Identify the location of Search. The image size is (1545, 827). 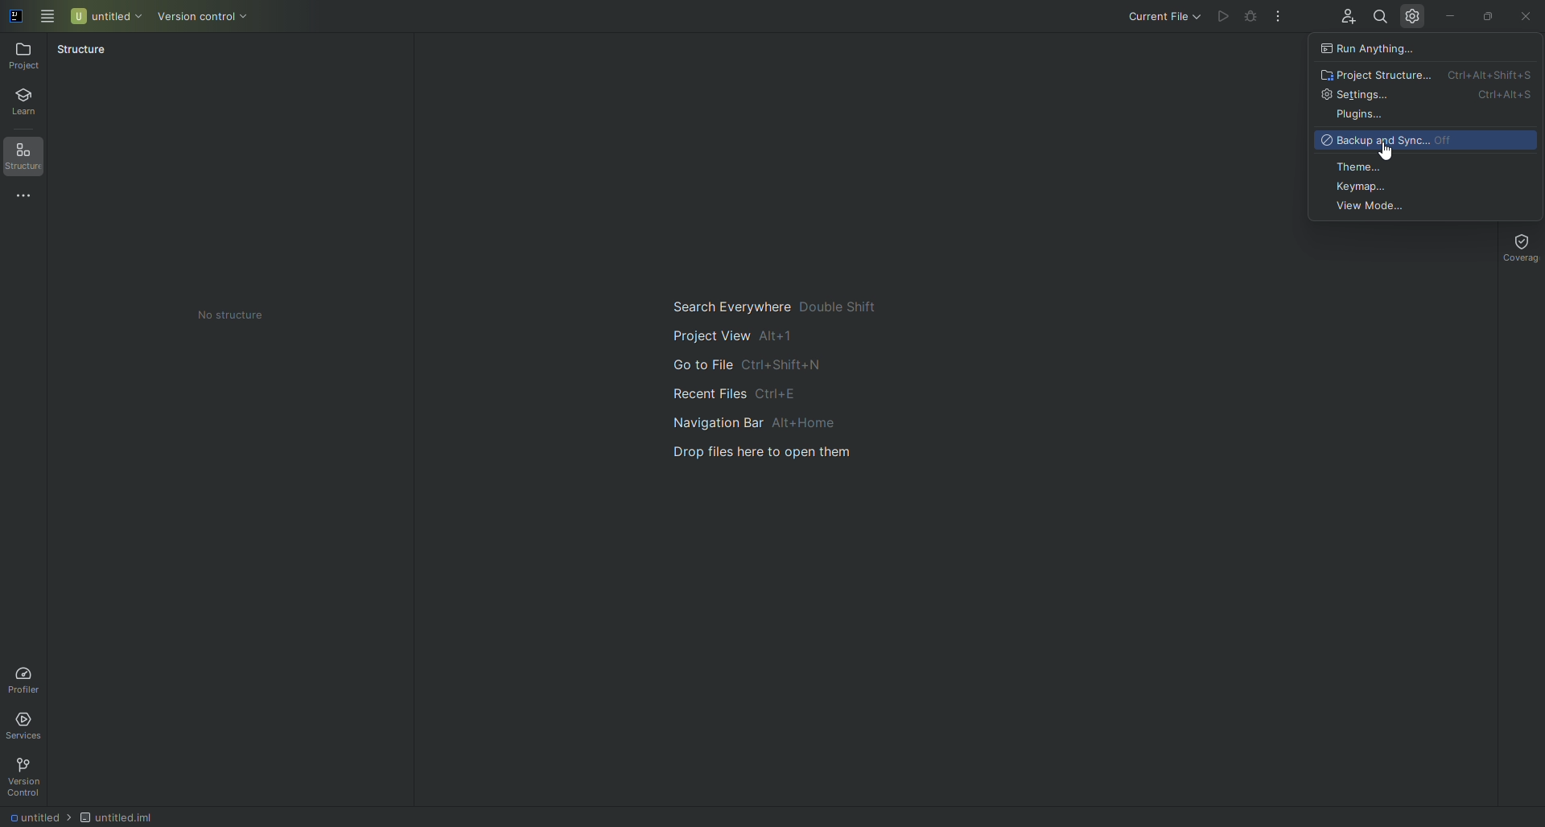
(1378, 14).